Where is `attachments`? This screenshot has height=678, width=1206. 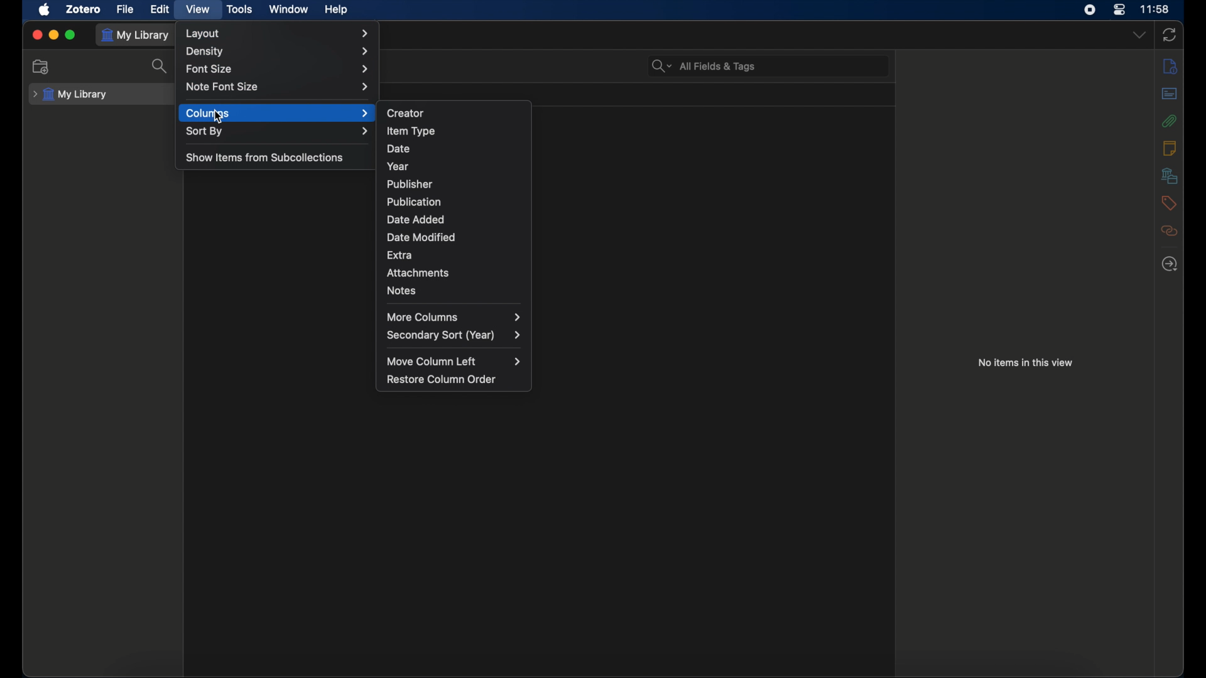
attachments is located at coordinates (418, 272).